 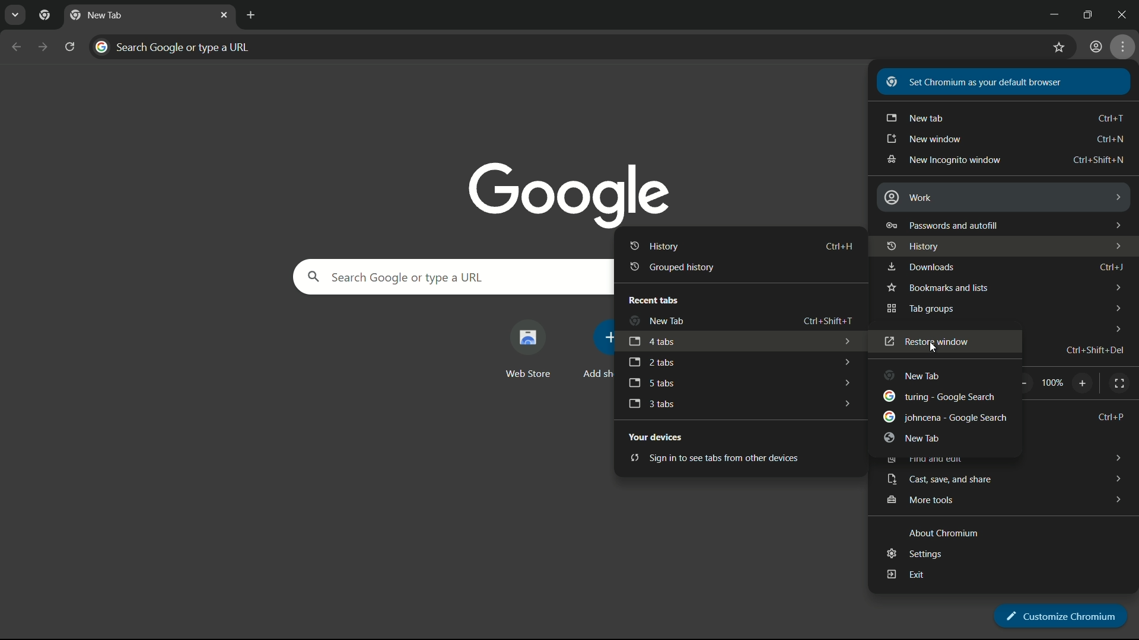 I want to click on shortcut key, so click(x=1094, y=351).